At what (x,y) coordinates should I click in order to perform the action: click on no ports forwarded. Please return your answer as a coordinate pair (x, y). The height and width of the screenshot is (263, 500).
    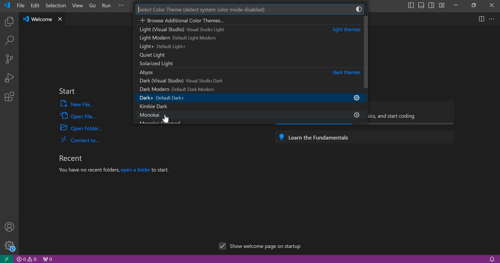
    Looking at the image, I should click on (48, 259).